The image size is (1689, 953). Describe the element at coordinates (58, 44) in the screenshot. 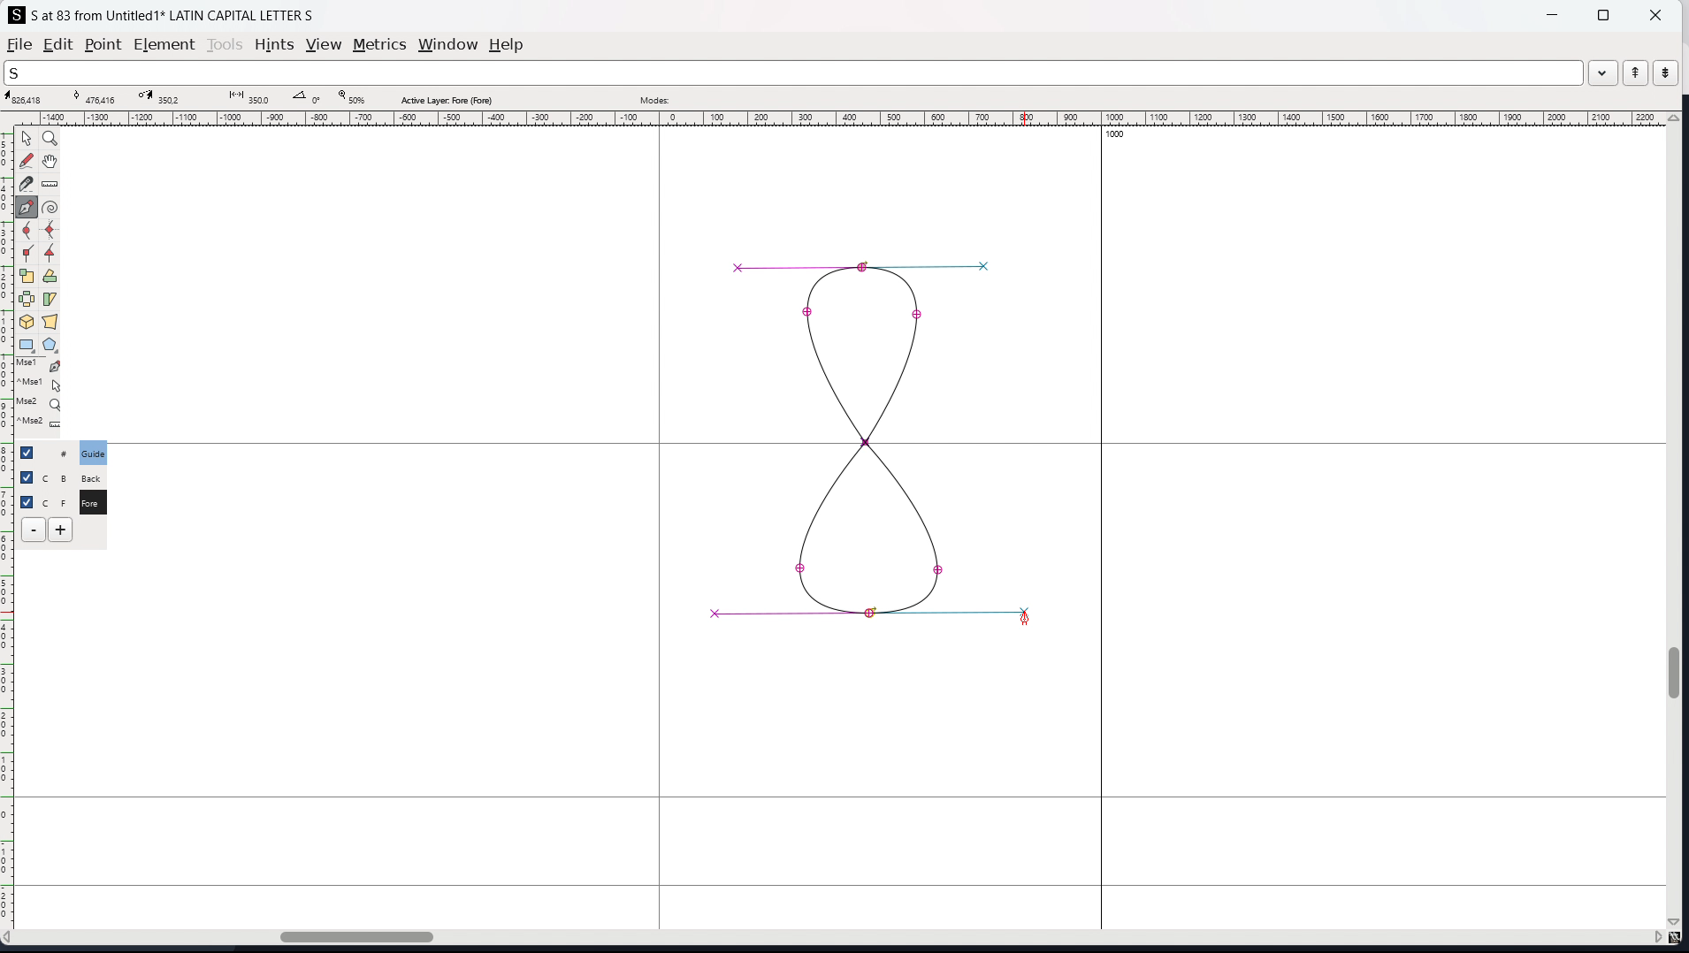

I see `edit` at that location.